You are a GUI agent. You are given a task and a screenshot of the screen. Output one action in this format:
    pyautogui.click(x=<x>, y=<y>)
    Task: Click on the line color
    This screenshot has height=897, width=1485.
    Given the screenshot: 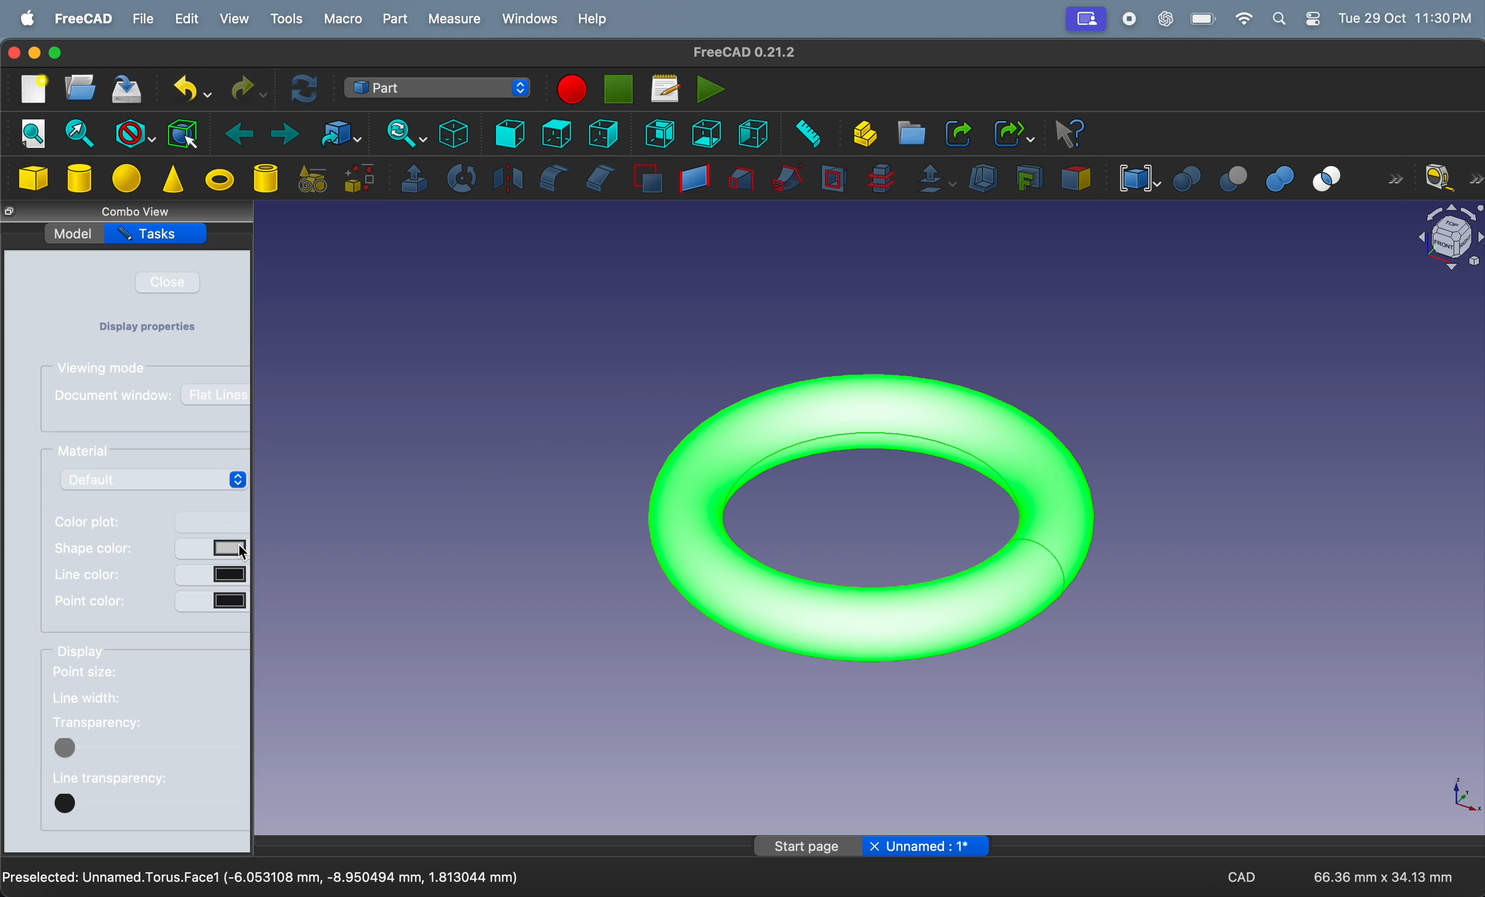 What is the action you would take?
    pyautogui.click(x=82, y=575)
    